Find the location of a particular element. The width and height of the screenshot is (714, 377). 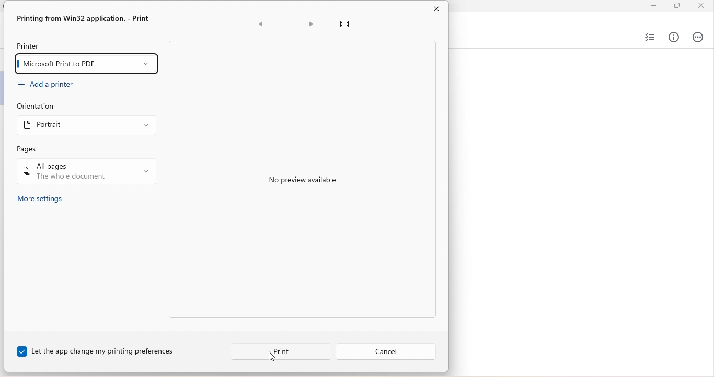

more settings is located at coordinates (43, 199).